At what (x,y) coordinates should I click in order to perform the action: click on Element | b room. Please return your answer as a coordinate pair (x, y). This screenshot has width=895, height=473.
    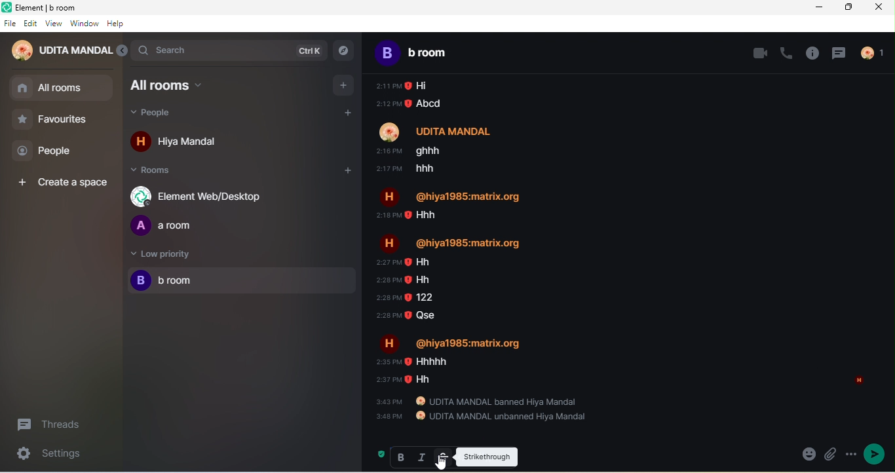
    Looking at the image, I should click on (51, 7).